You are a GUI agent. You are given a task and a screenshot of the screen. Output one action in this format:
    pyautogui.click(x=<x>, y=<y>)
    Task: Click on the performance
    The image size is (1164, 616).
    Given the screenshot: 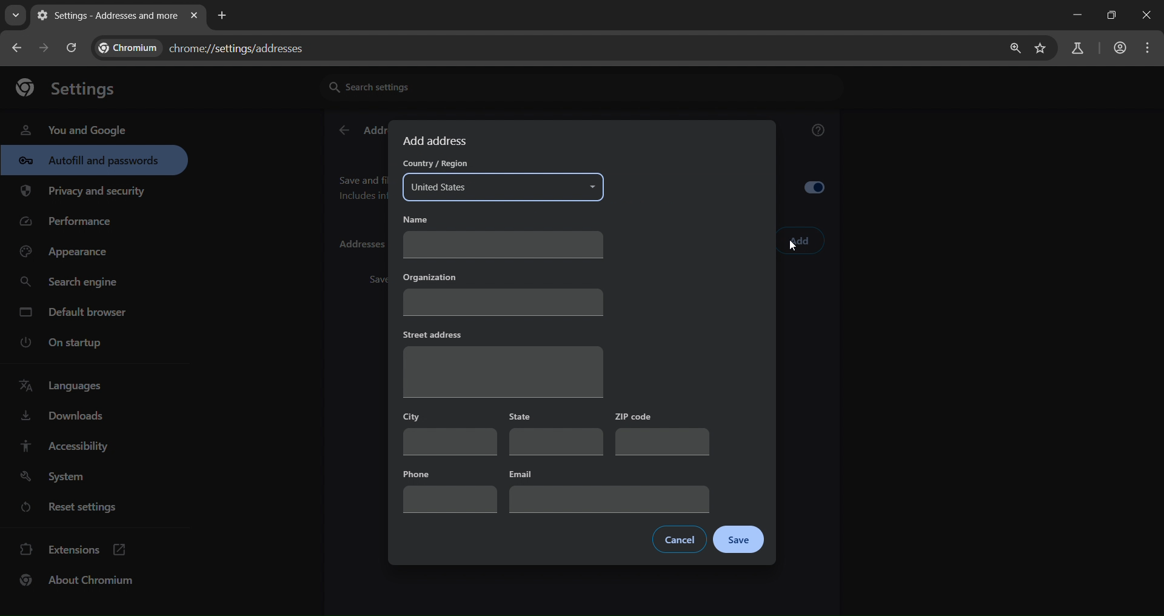 What is the action you would take?
    pyautogui.click(x=70, y=224)
    